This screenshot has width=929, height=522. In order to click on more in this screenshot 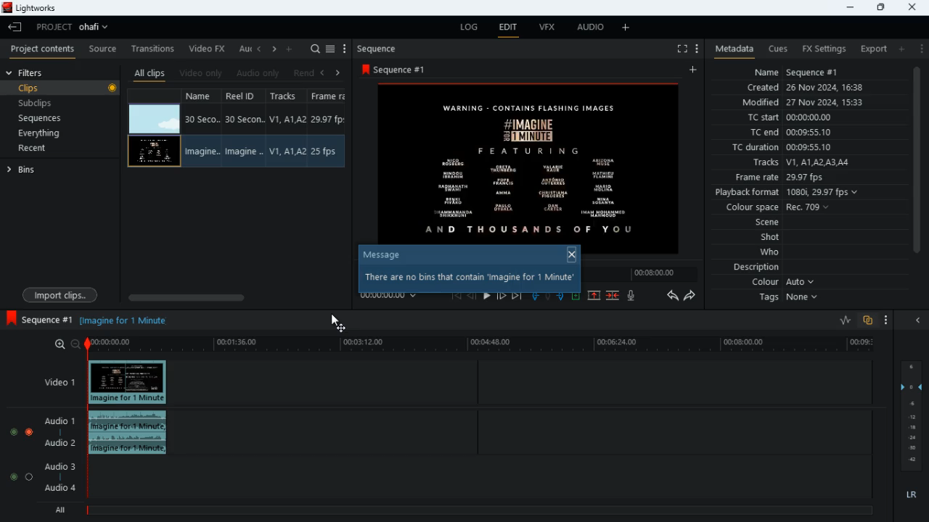, I will do `click(922, 49)`.